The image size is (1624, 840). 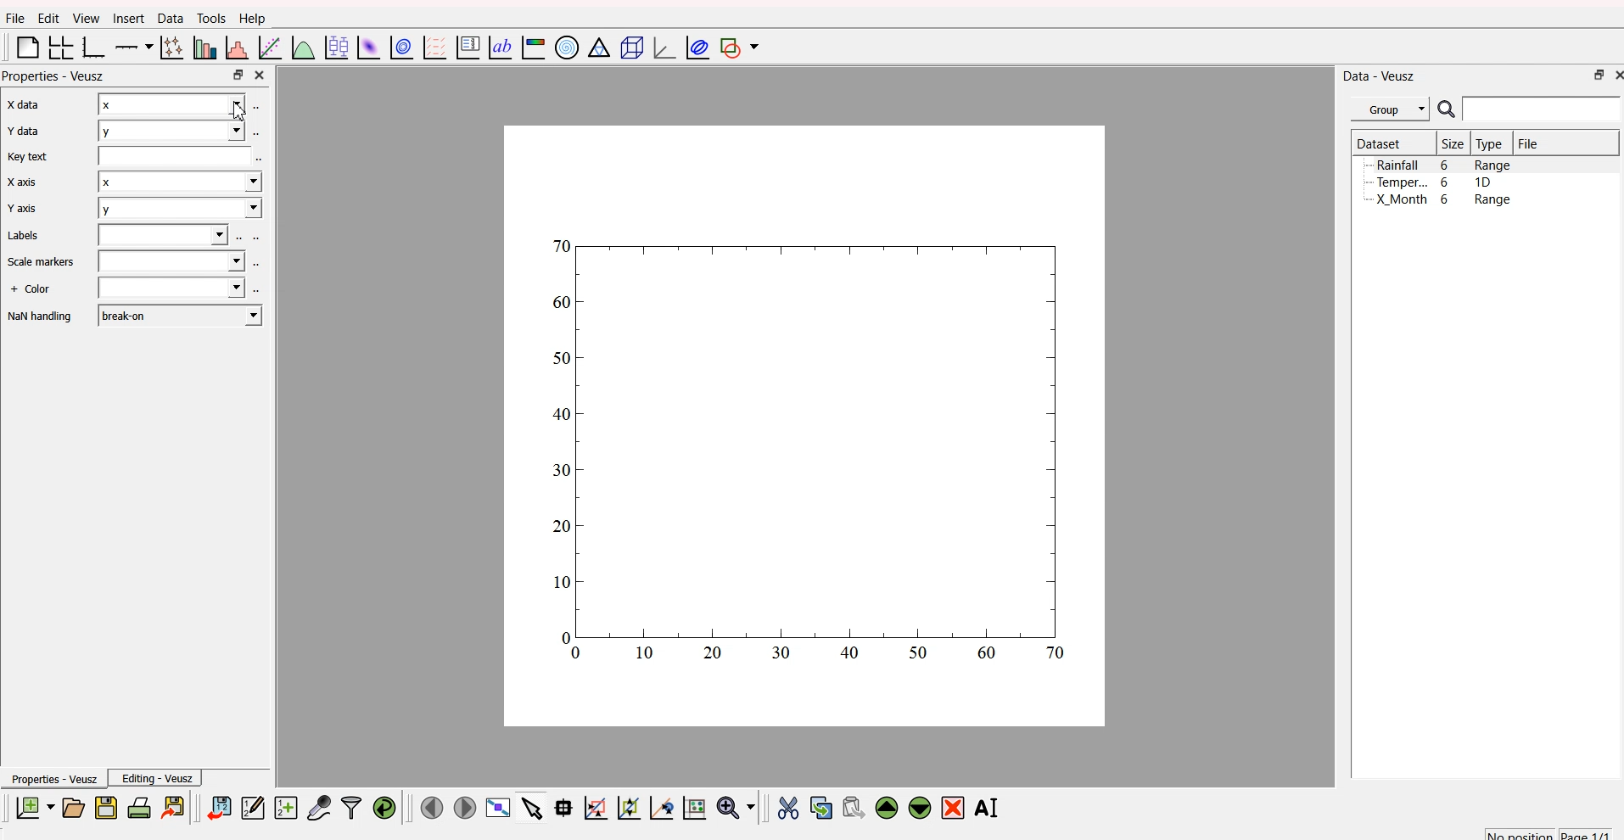 What do you see at coordinates (171, 129) in the screenshot?
I see `y` at bounding box center [171, 129].